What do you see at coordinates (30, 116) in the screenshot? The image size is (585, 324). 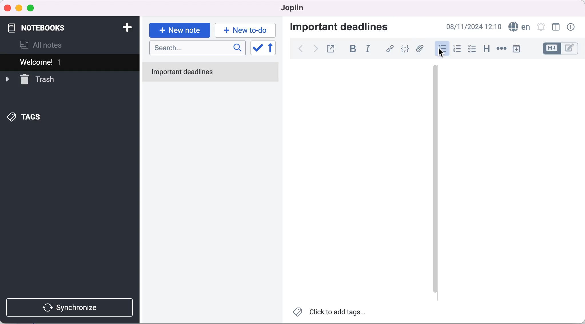 I see `tags` at bounding box center [30, 116].